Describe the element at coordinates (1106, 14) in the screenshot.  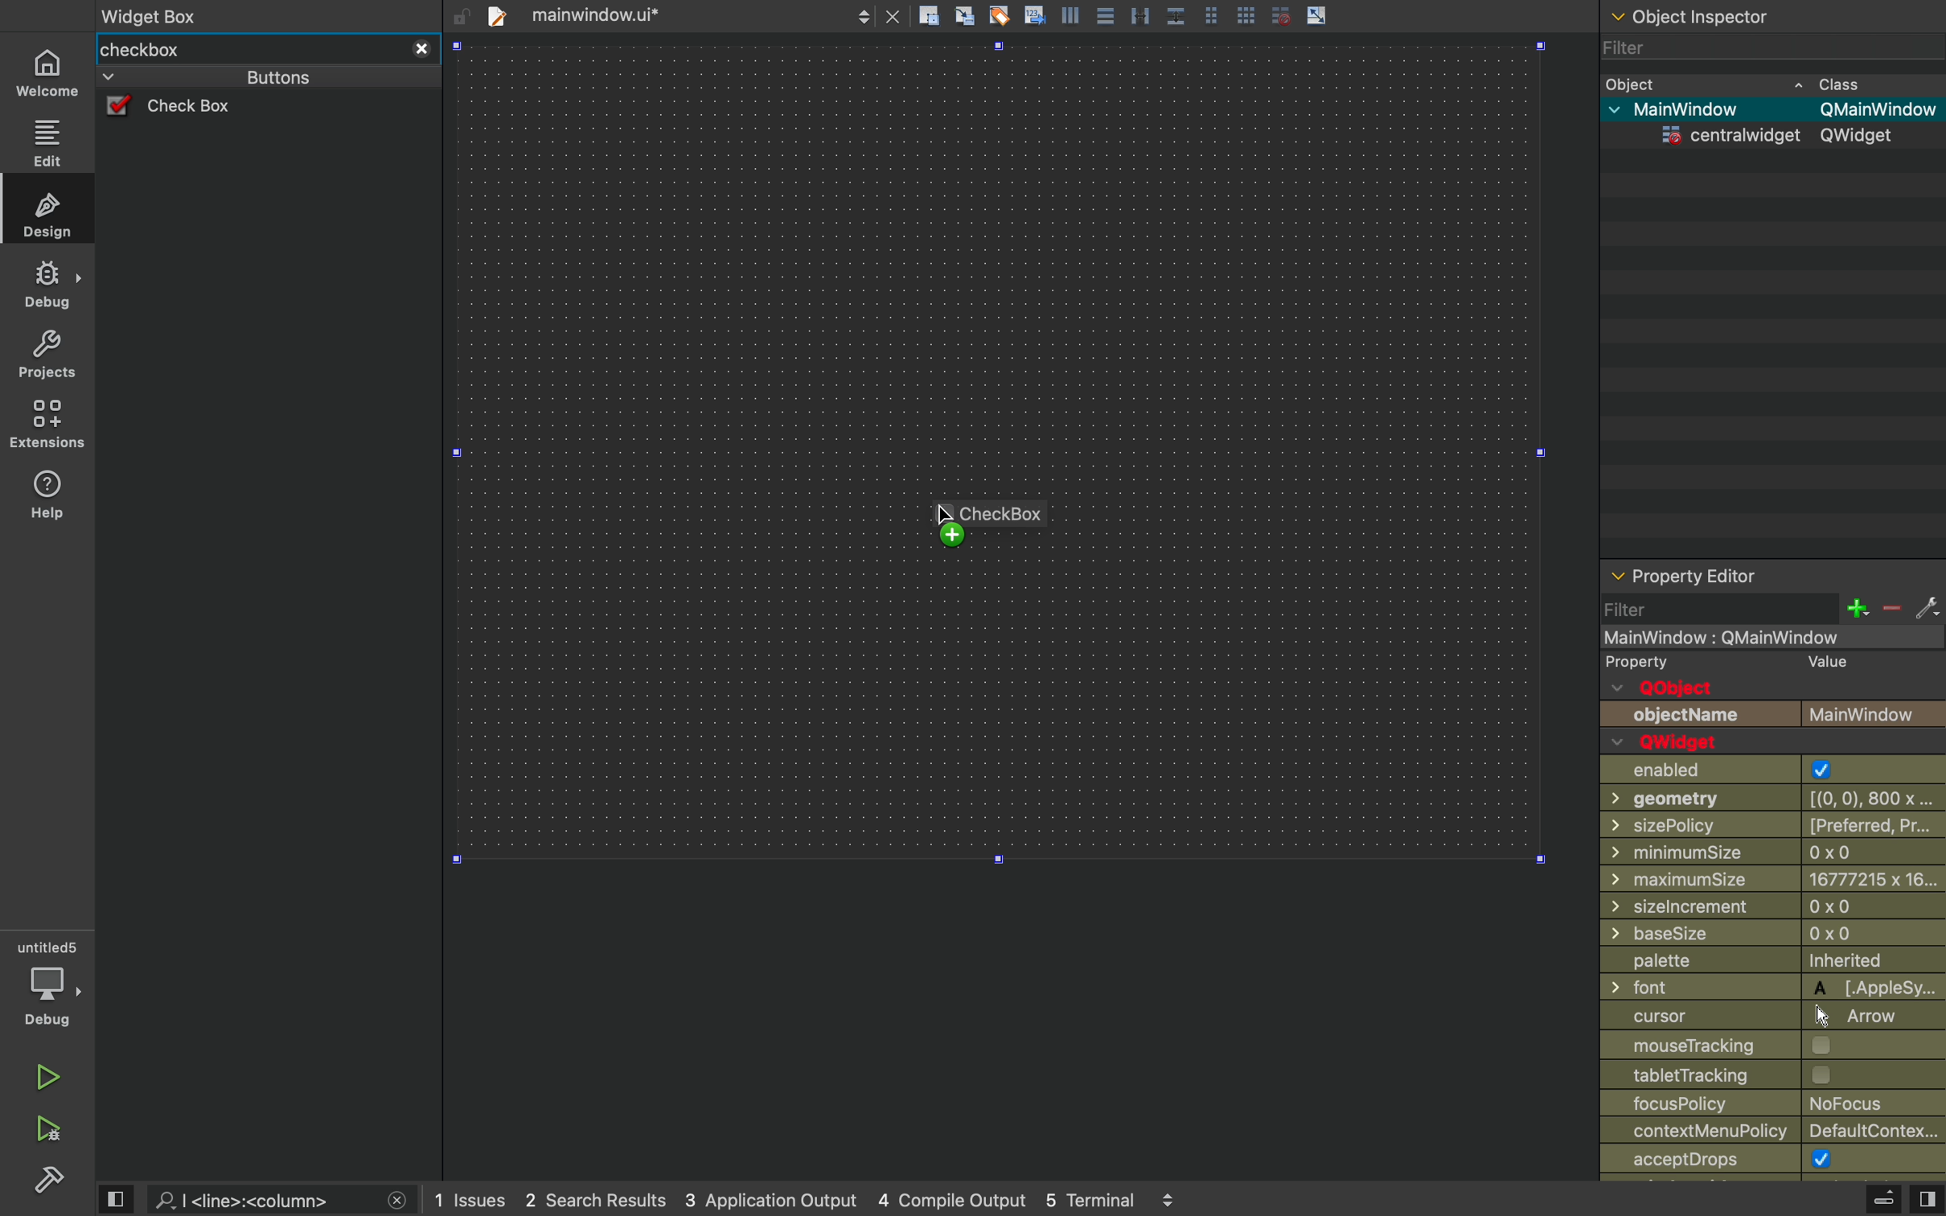
I see `align center` at that location.